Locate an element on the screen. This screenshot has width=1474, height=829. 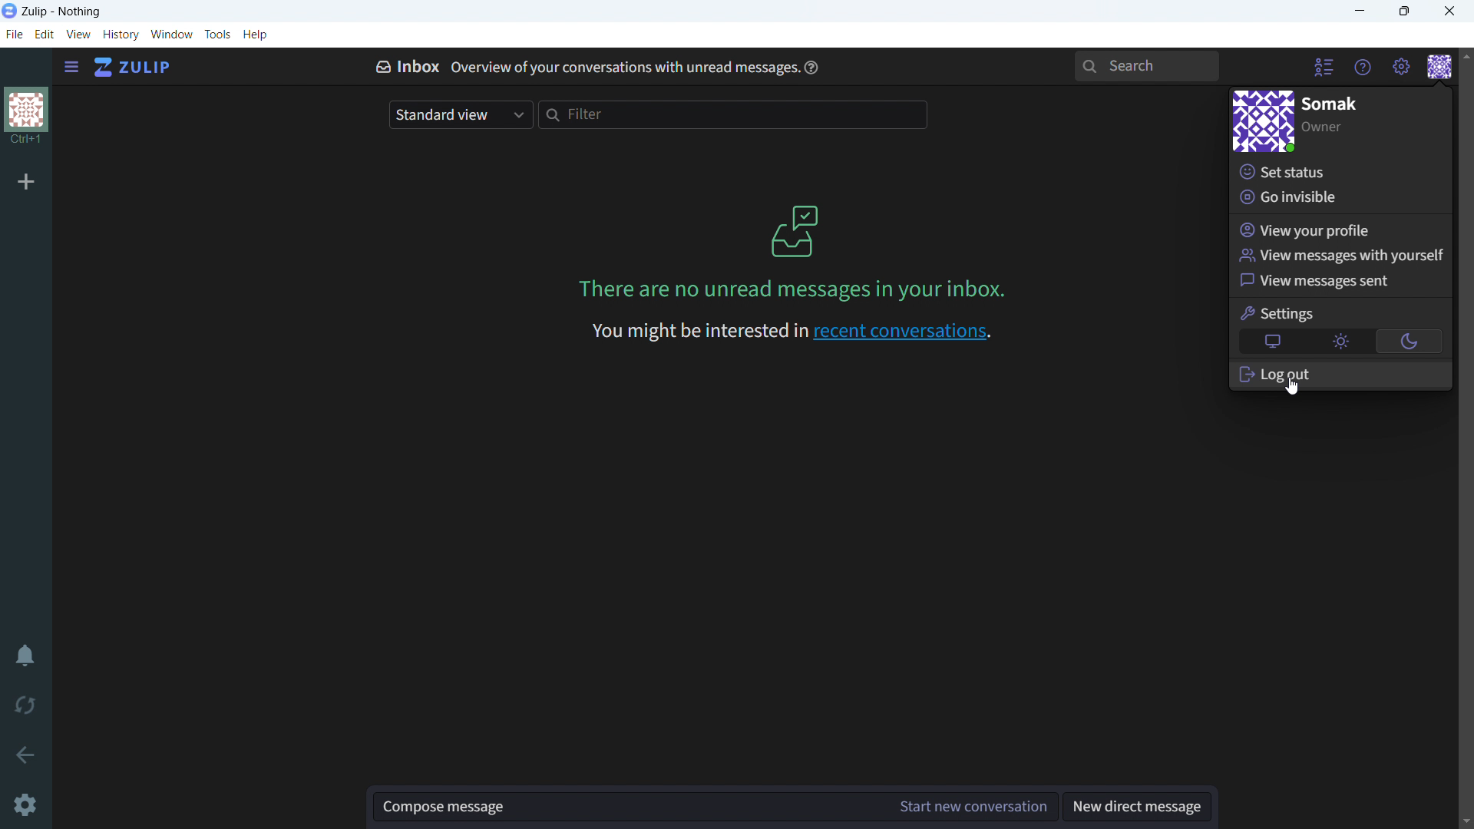
minimize is located at coordinates (1359, 12).